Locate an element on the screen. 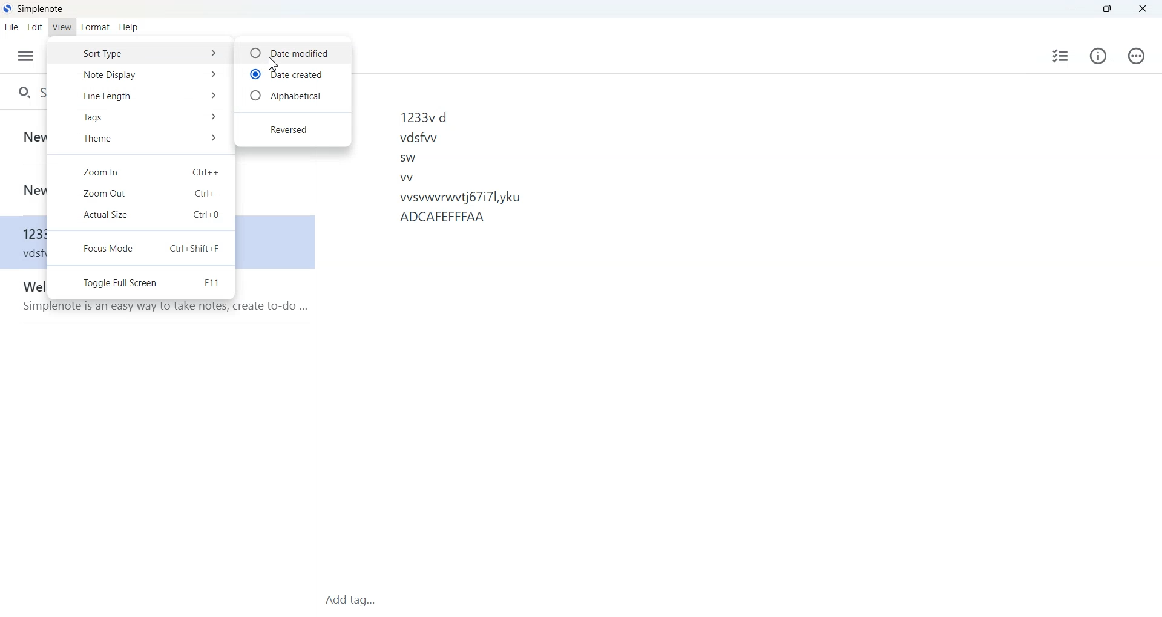 This screenshot has width=1162, height=617. Cursor is located at coordinates (272, 65).